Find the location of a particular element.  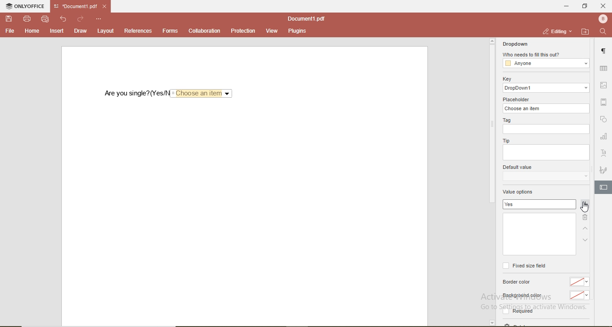

signature is located at coordinates (604, 169).